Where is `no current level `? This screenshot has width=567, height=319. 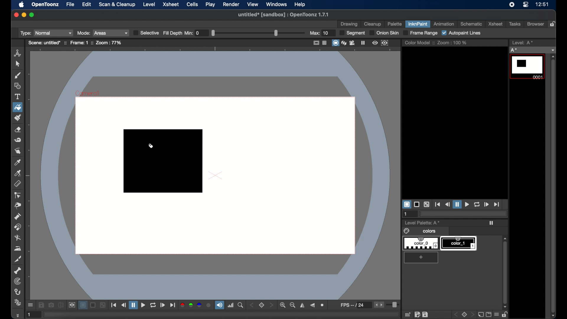
no current level  is located at coordinates (532, 50).